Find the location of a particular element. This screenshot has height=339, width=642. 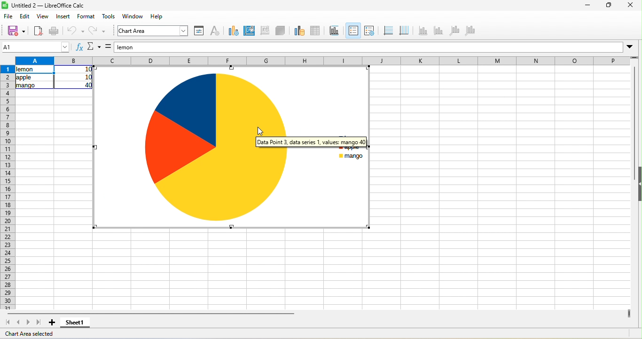

close is located at coordinates (628, 6).